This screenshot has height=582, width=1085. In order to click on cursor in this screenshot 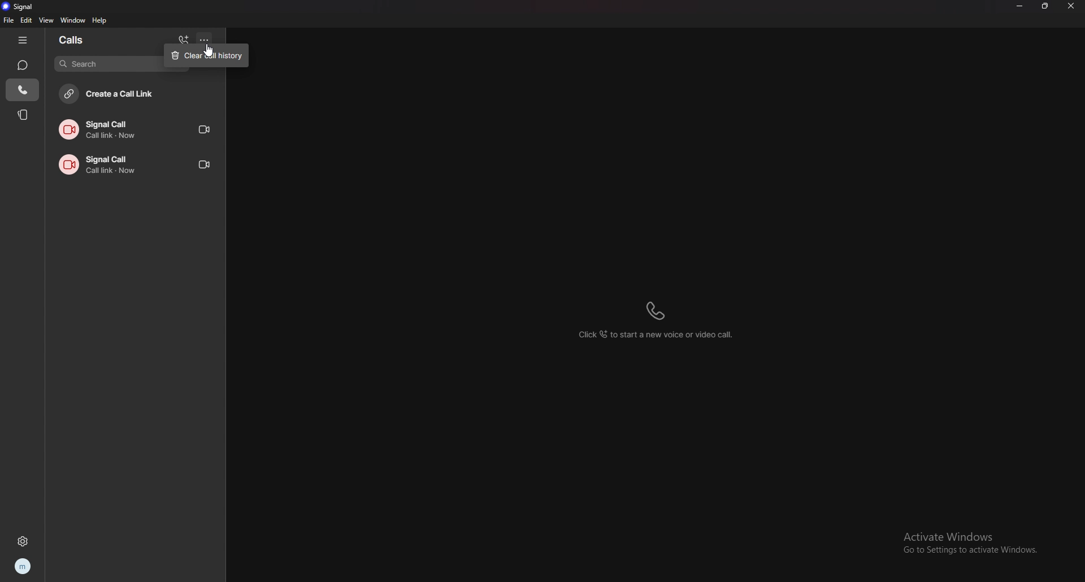, I will do `click(207, 51)`.